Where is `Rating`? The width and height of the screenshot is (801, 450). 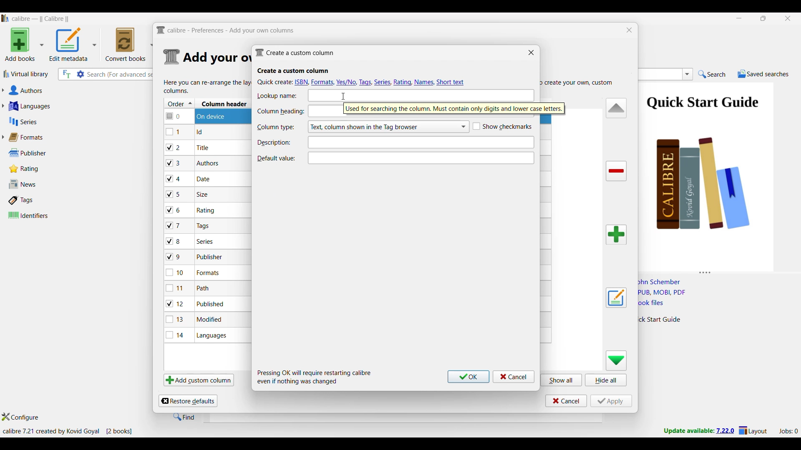 Rating is located at coordinates (28, 169).